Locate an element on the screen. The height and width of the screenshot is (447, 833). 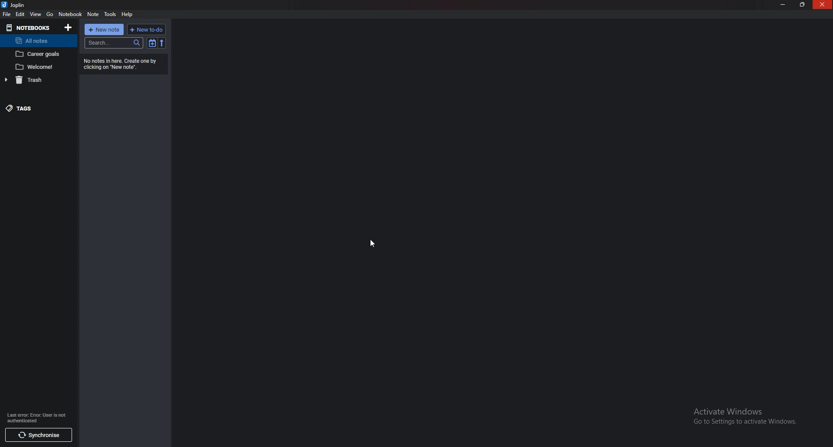
joplin is located at coordinates (13, 5).